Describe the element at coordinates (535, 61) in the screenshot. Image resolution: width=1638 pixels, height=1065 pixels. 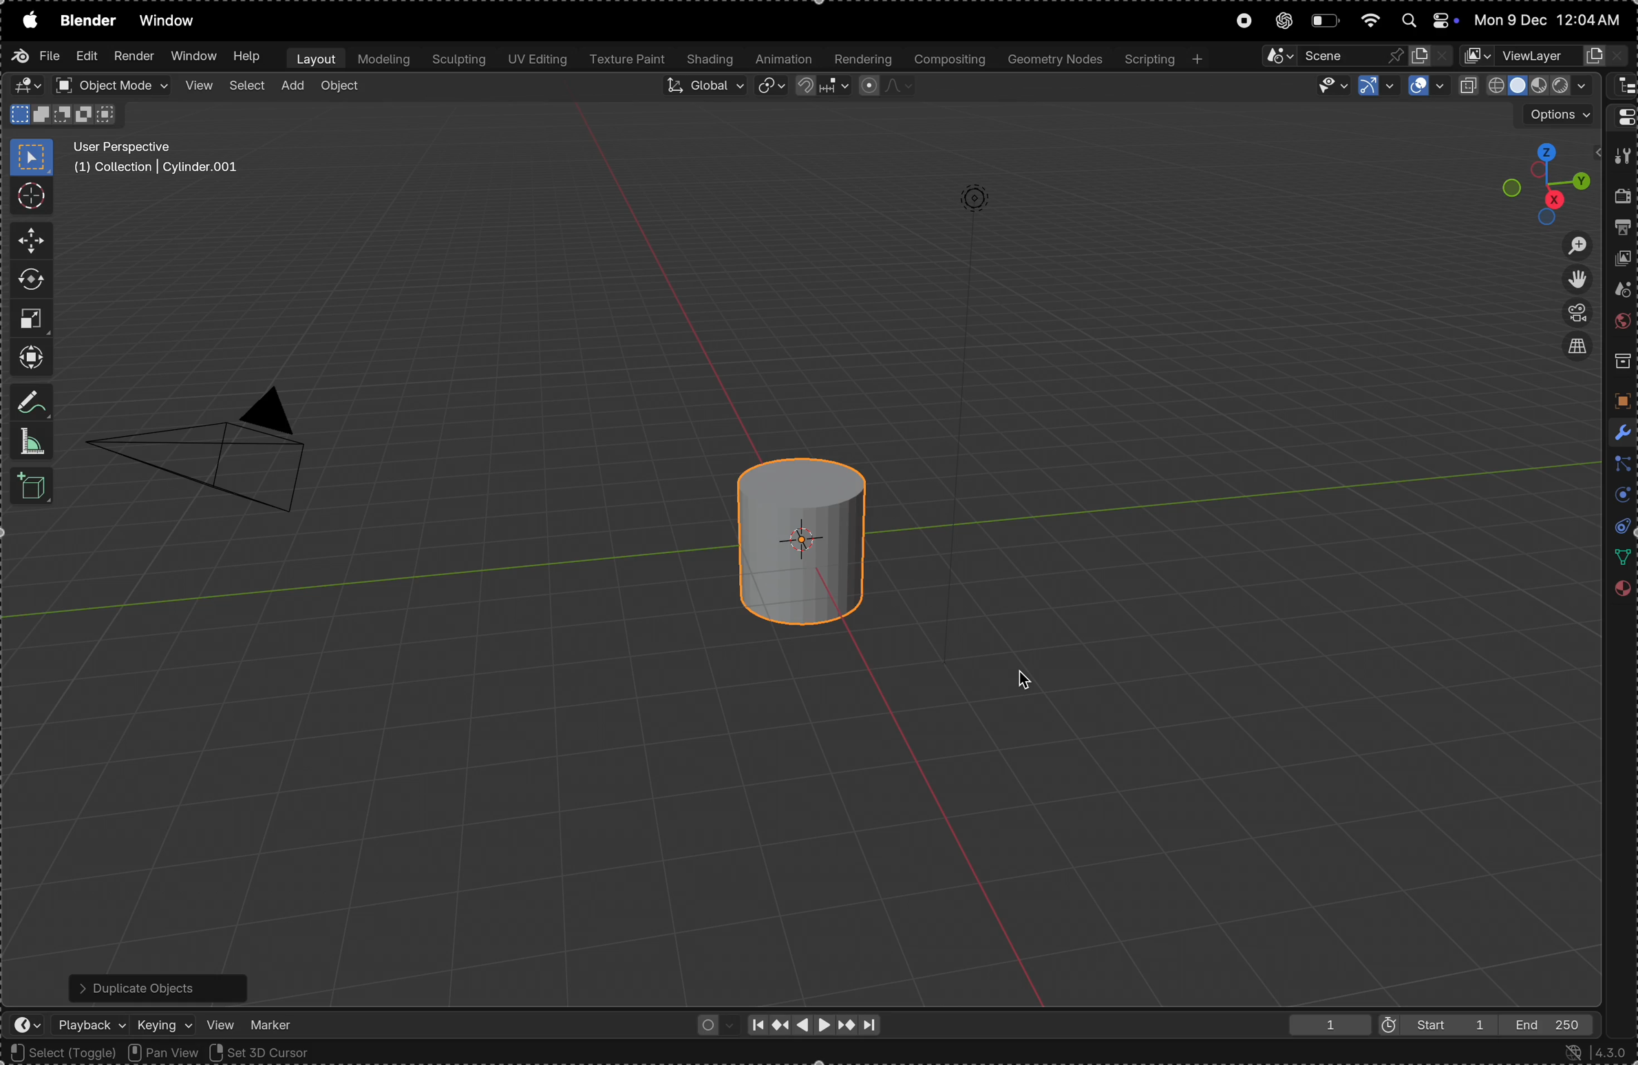
I see `uv editing` at that location.